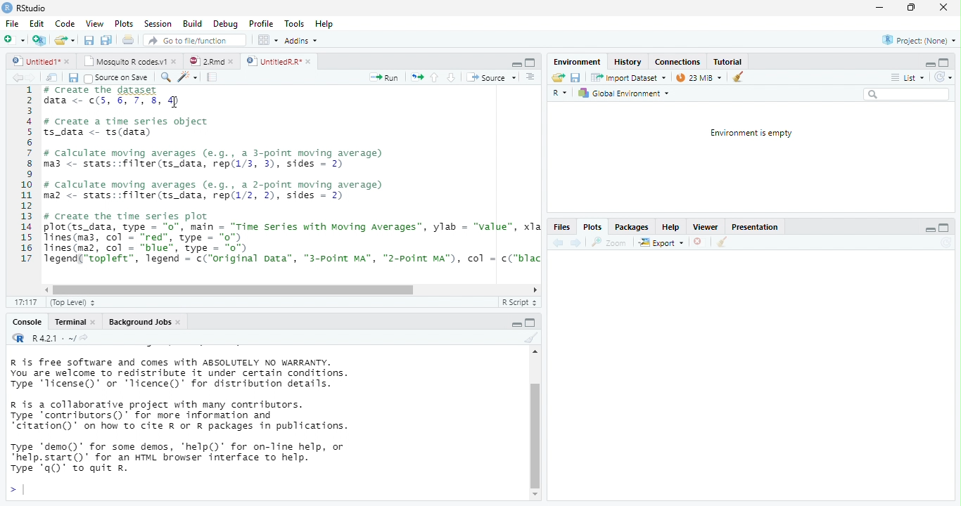 This screenshot has height=506, width=961. I want to click on Session, so click(158, 23).